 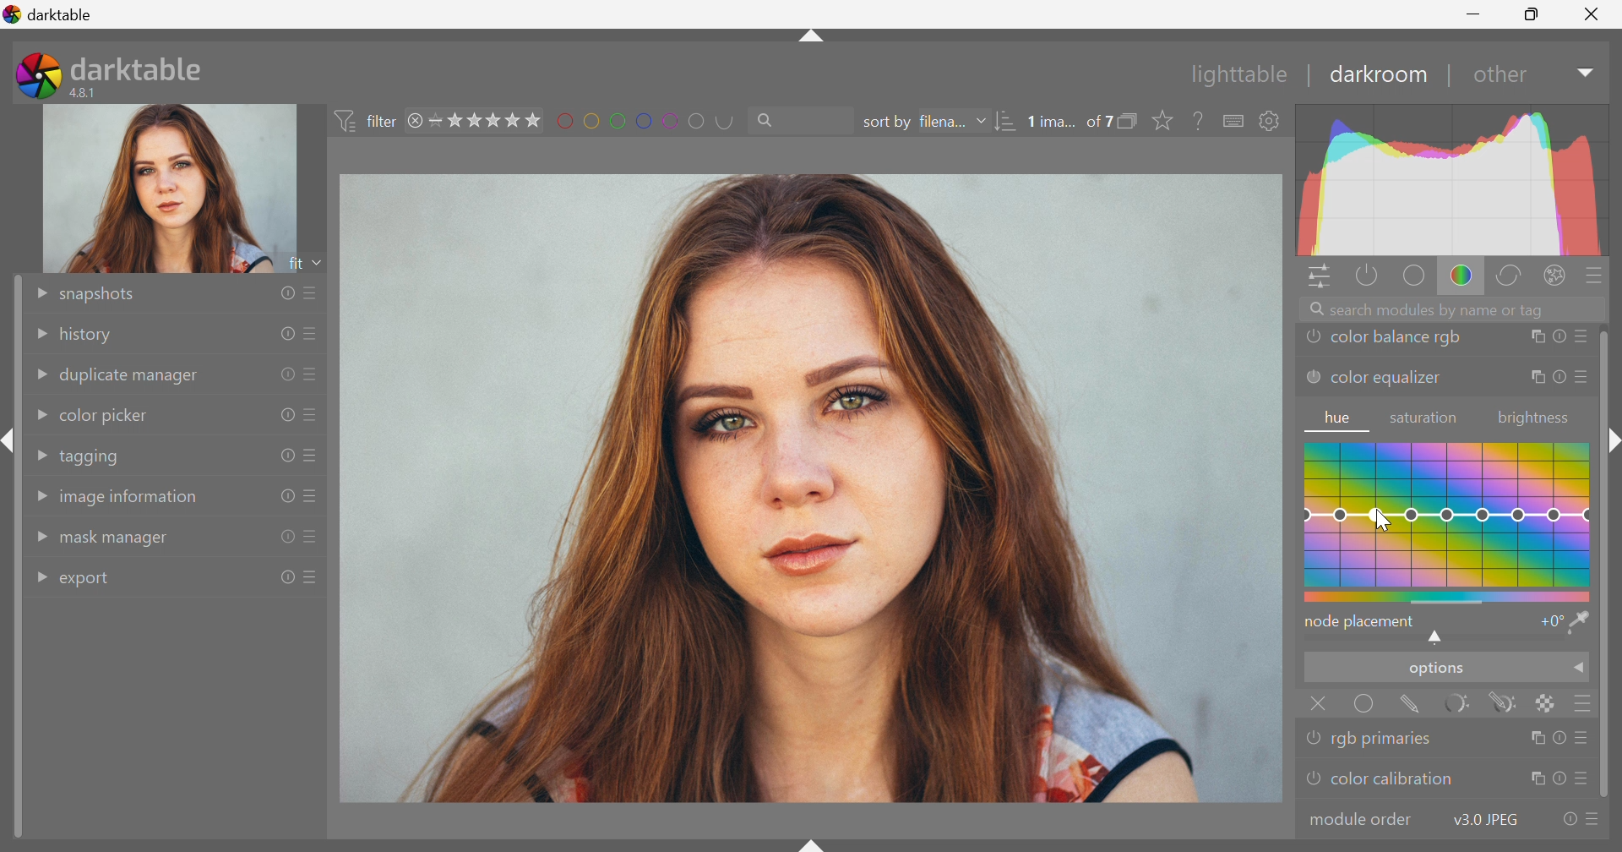 I want to click on snapshots, so click(x=102, y=294).